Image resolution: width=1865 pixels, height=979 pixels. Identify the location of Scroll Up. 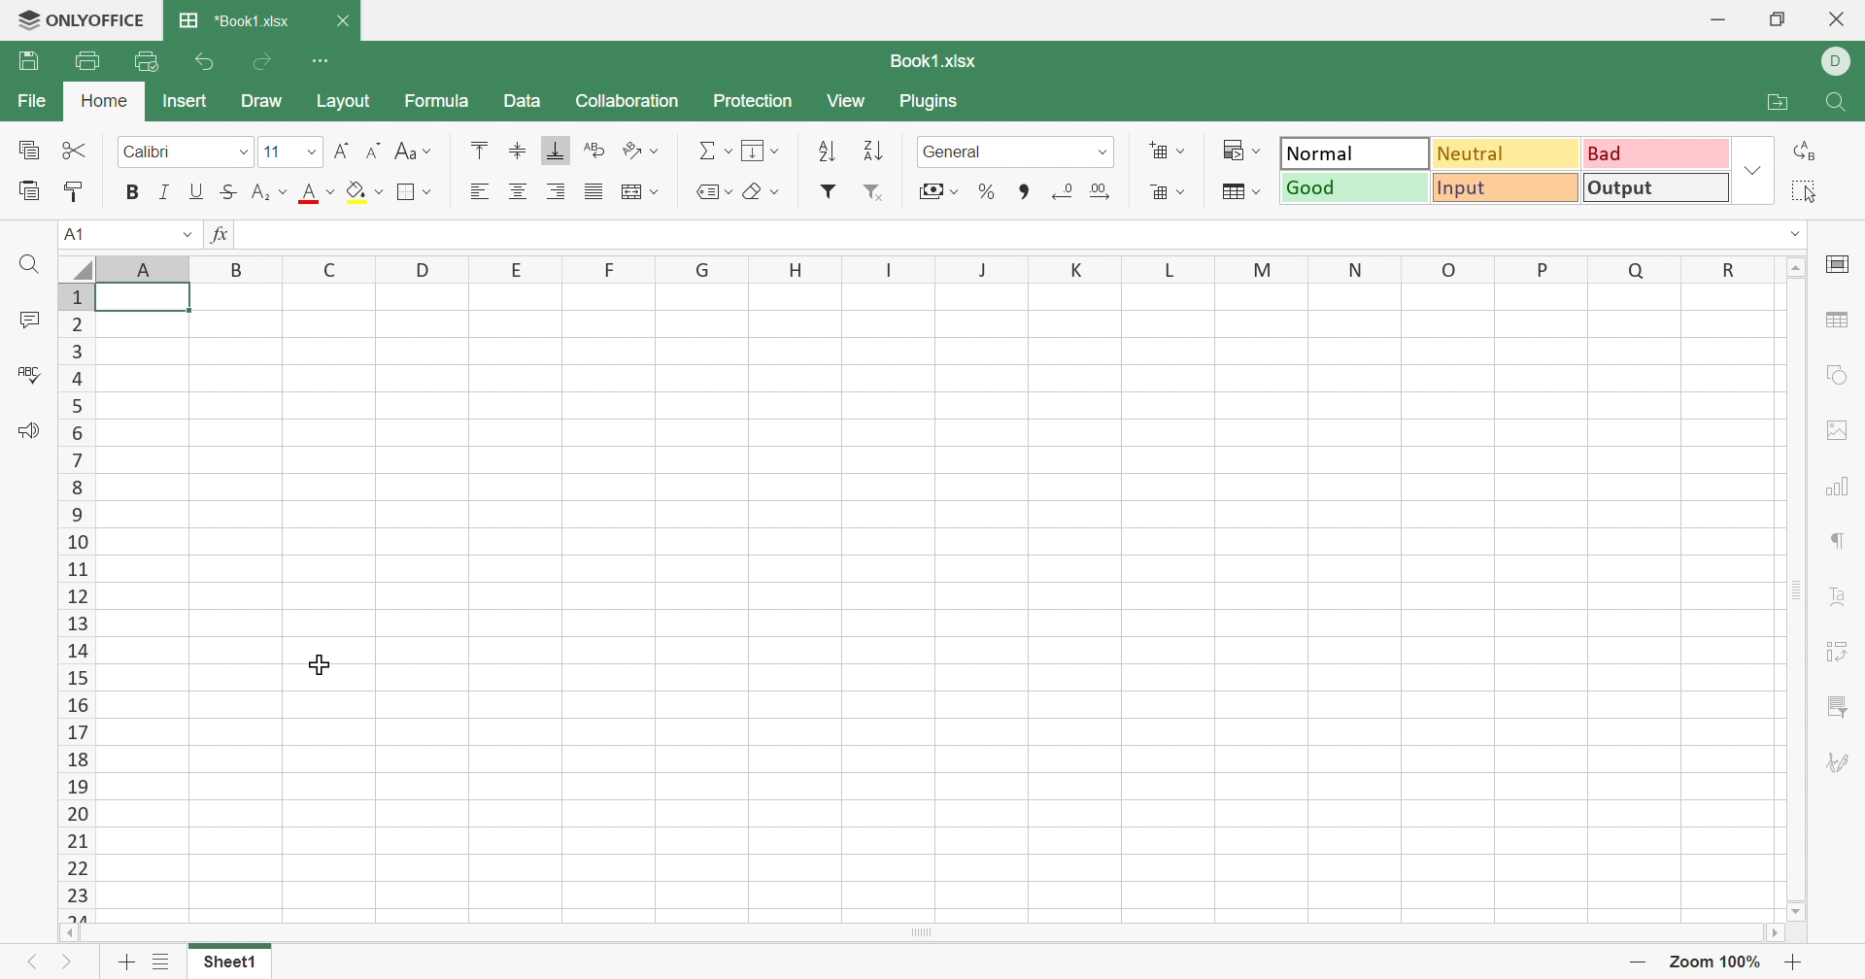
(1796, 270).